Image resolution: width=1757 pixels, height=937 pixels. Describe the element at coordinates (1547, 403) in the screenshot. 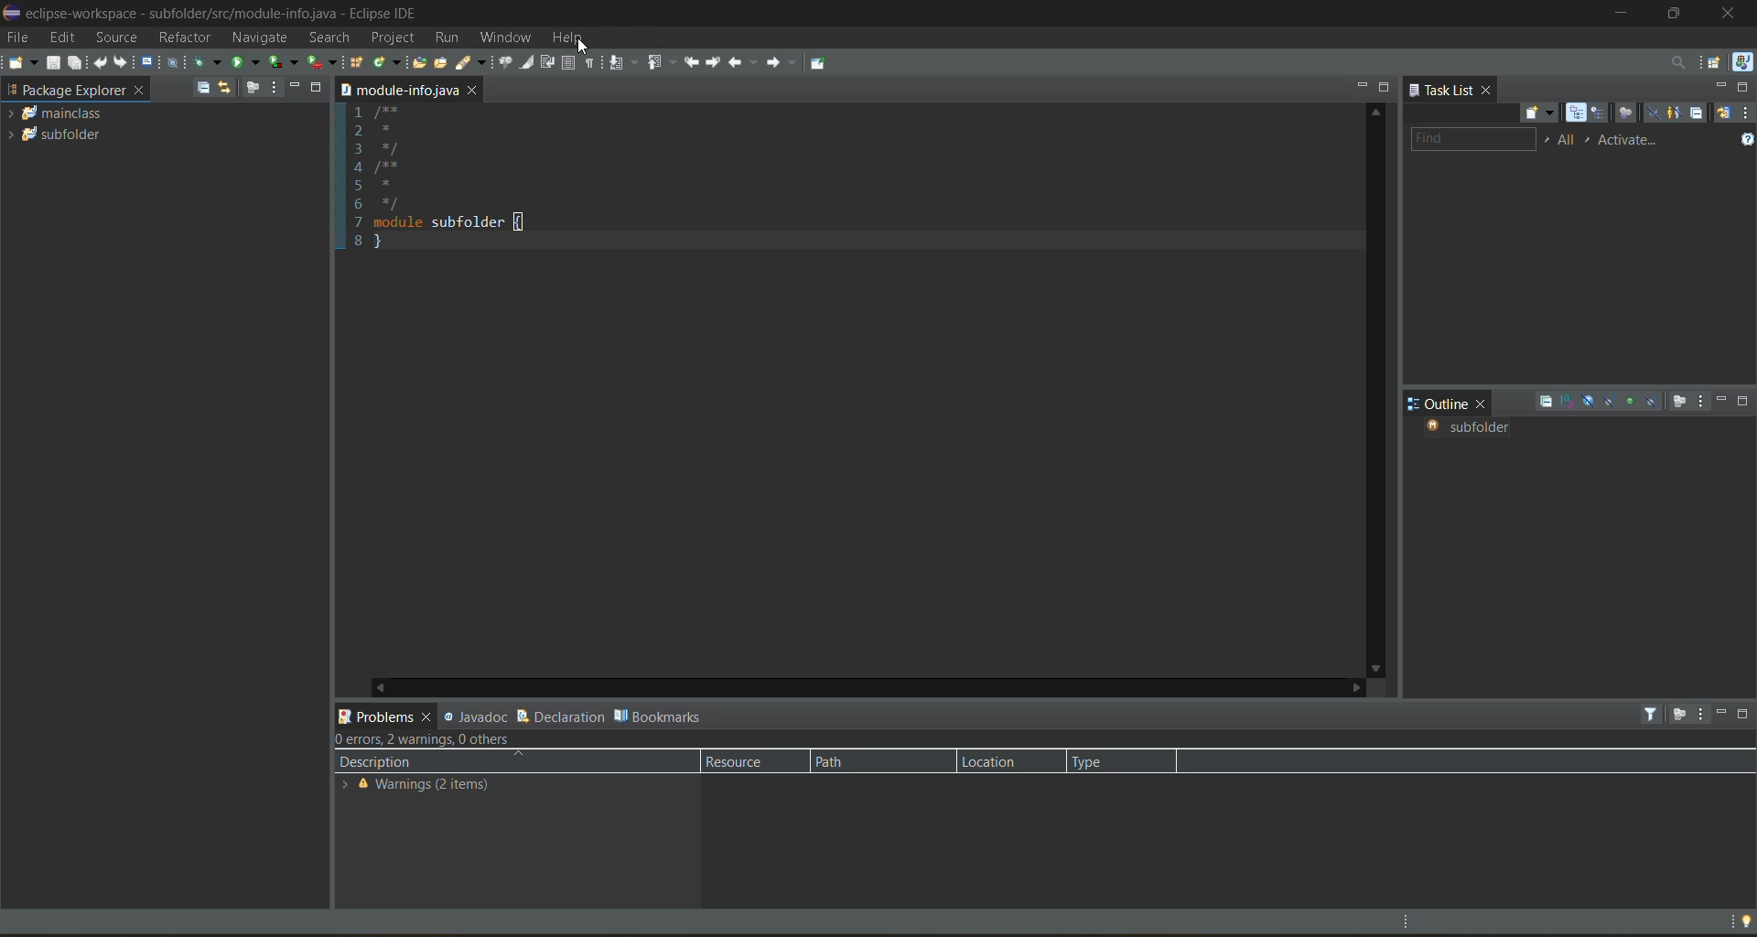

I see `collapse all` at that location.